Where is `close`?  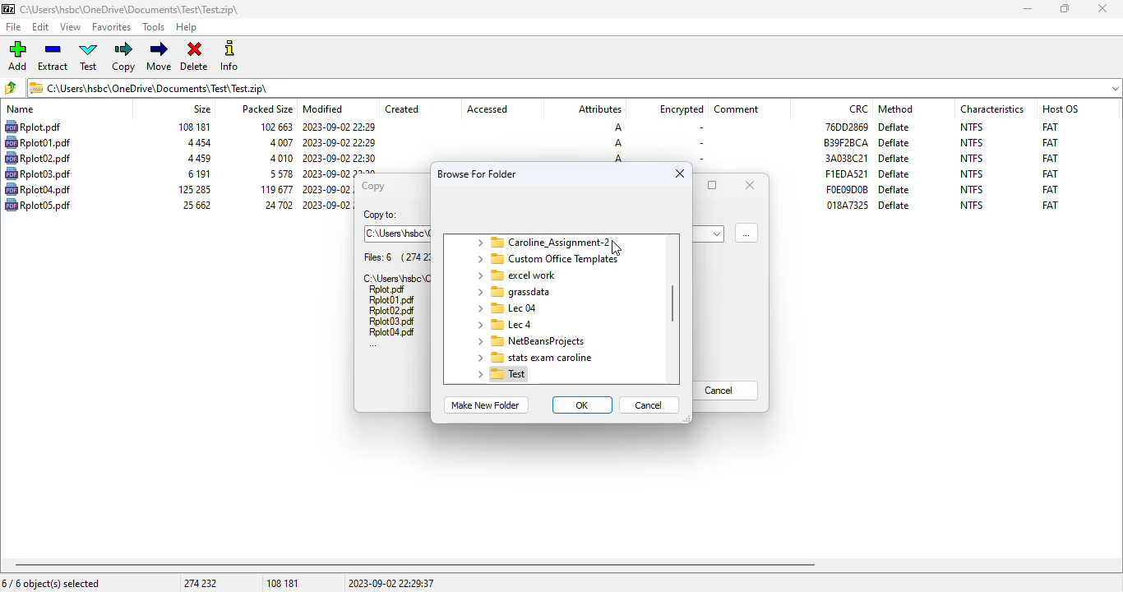 close is located at coordinates (750, 184).